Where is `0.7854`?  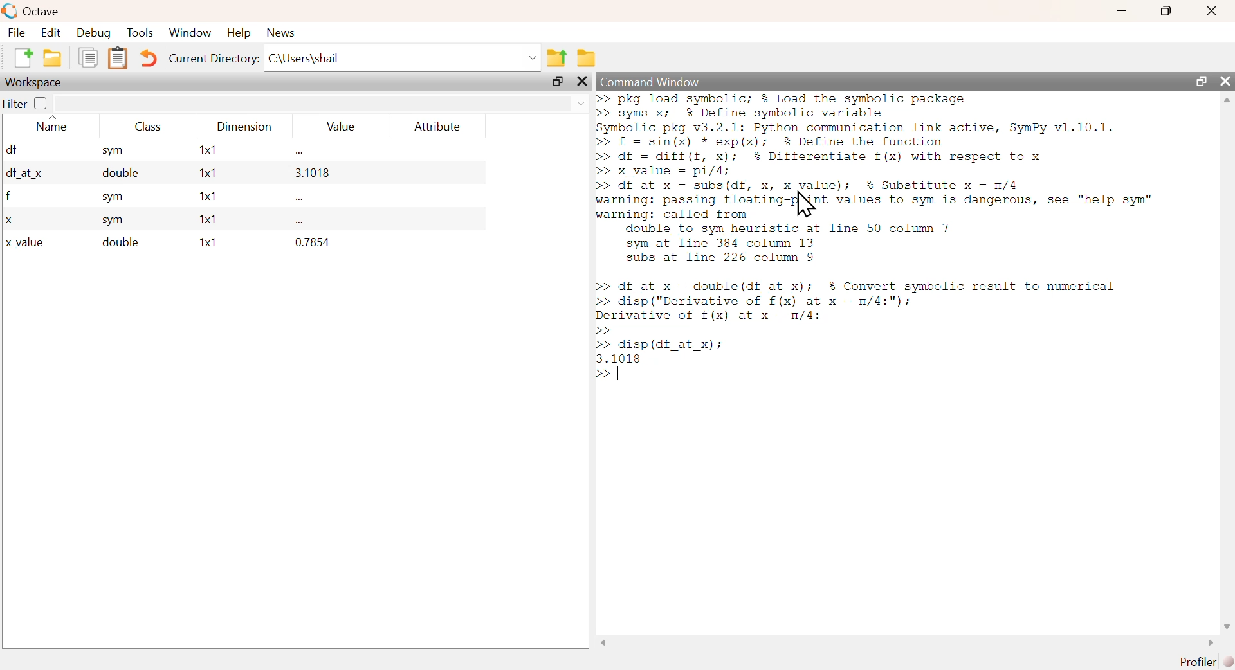
0.7854 is located at coordinates (313, 242).